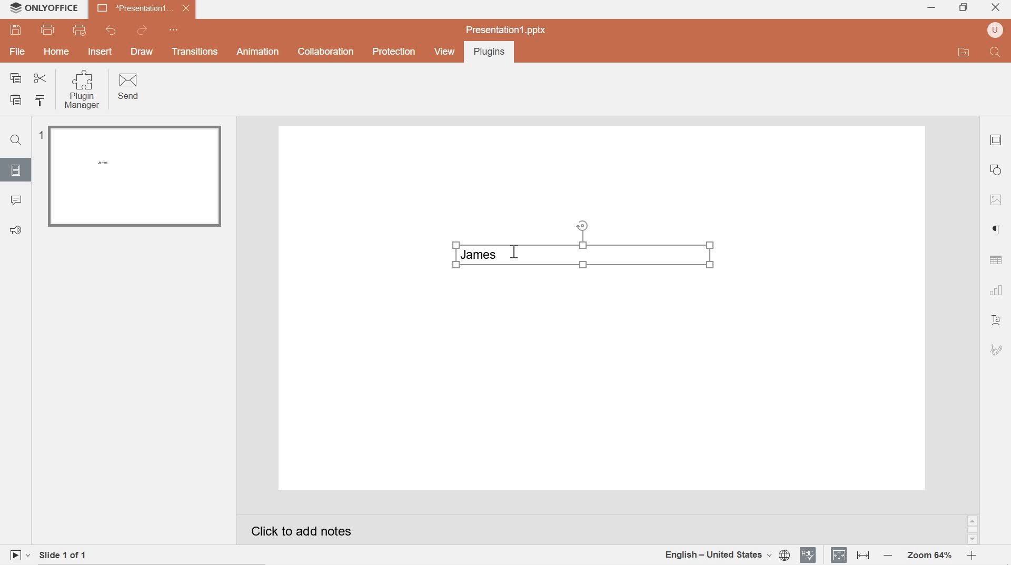 The width and height of the screenshot is (1011, 565). I want to click on Plugins, so click(487, 53).